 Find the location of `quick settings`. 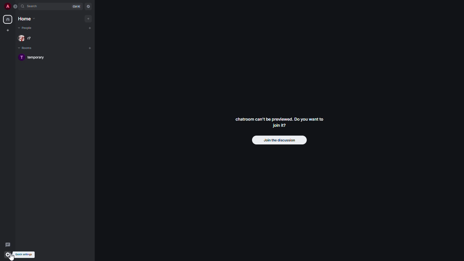

quick settings is located at coordinates (25, 255).